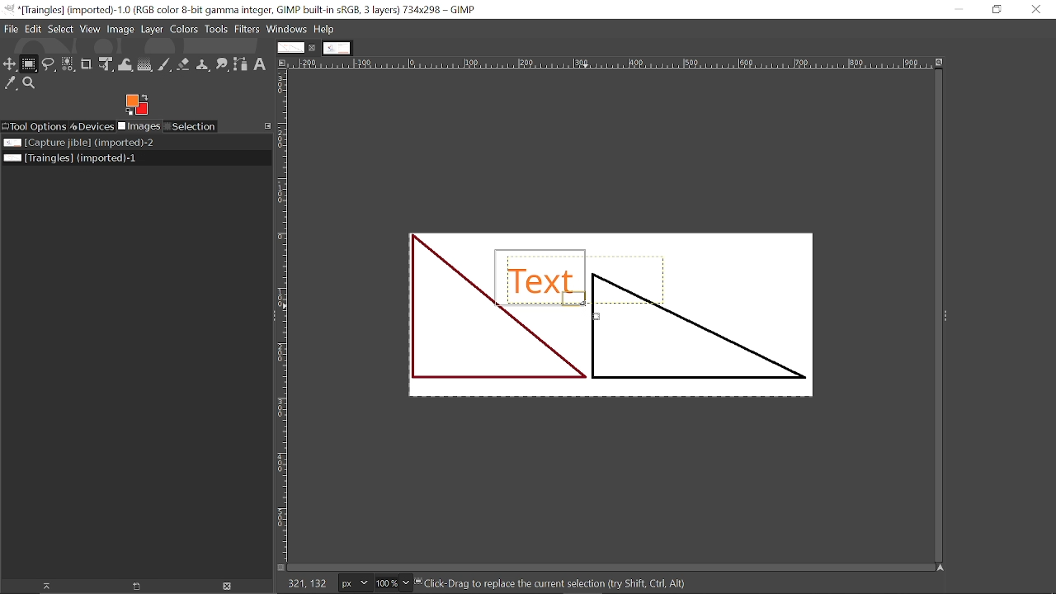 The width and height of the screenshot is (1056, 594). What do you see at coordinates (337, 48) in the screenshot?
I see `Other tab` at bounding box center [337, 48].